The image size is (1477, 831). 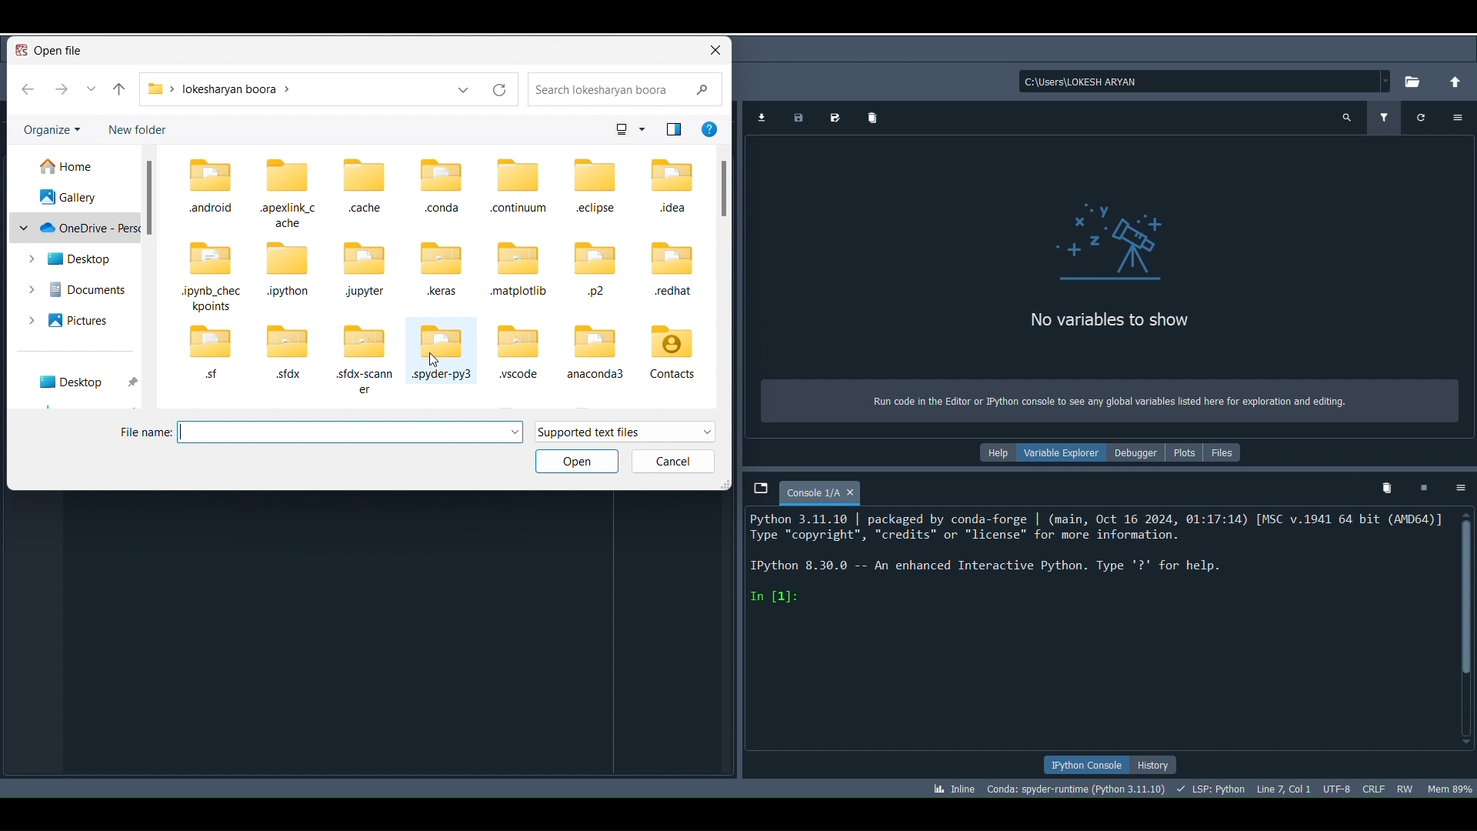 What do you see at coordinates (809, 493) in the screenshot?
I see `Console 1/A` at bounding box center [809, 493].